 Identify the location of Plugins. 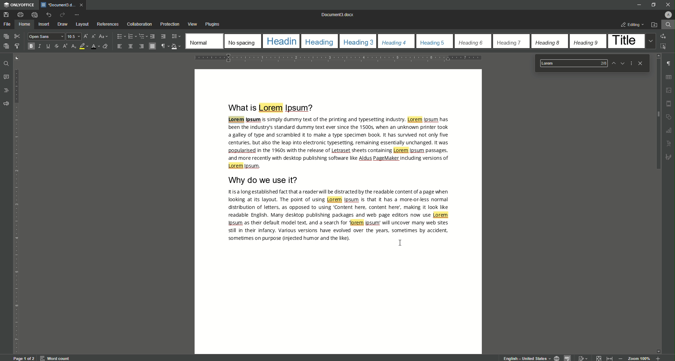
(213, 24).